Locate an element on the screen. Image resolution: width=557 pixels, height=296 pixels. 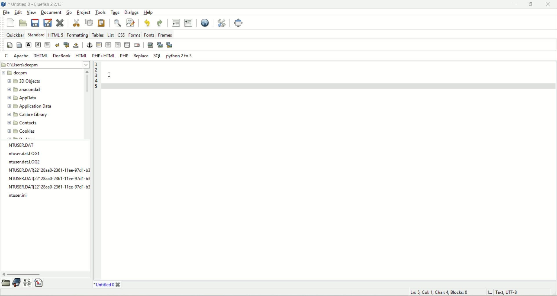
horizontal rule is located at coordinates (98, 45).